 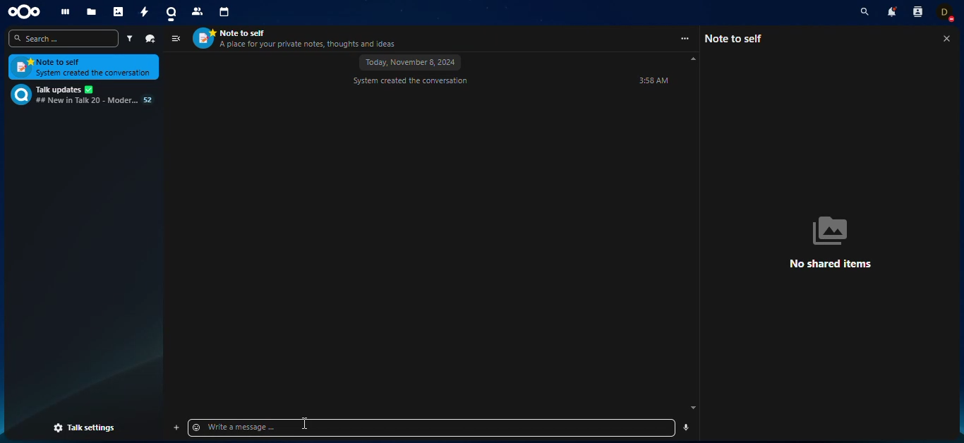 I want to click on time, so click(x=652, y=81).